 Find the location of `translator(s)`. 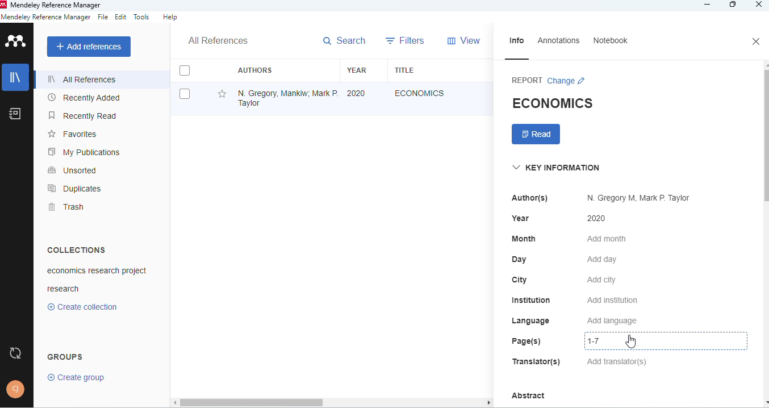

translator(s) is located at coordinates (536, 361).